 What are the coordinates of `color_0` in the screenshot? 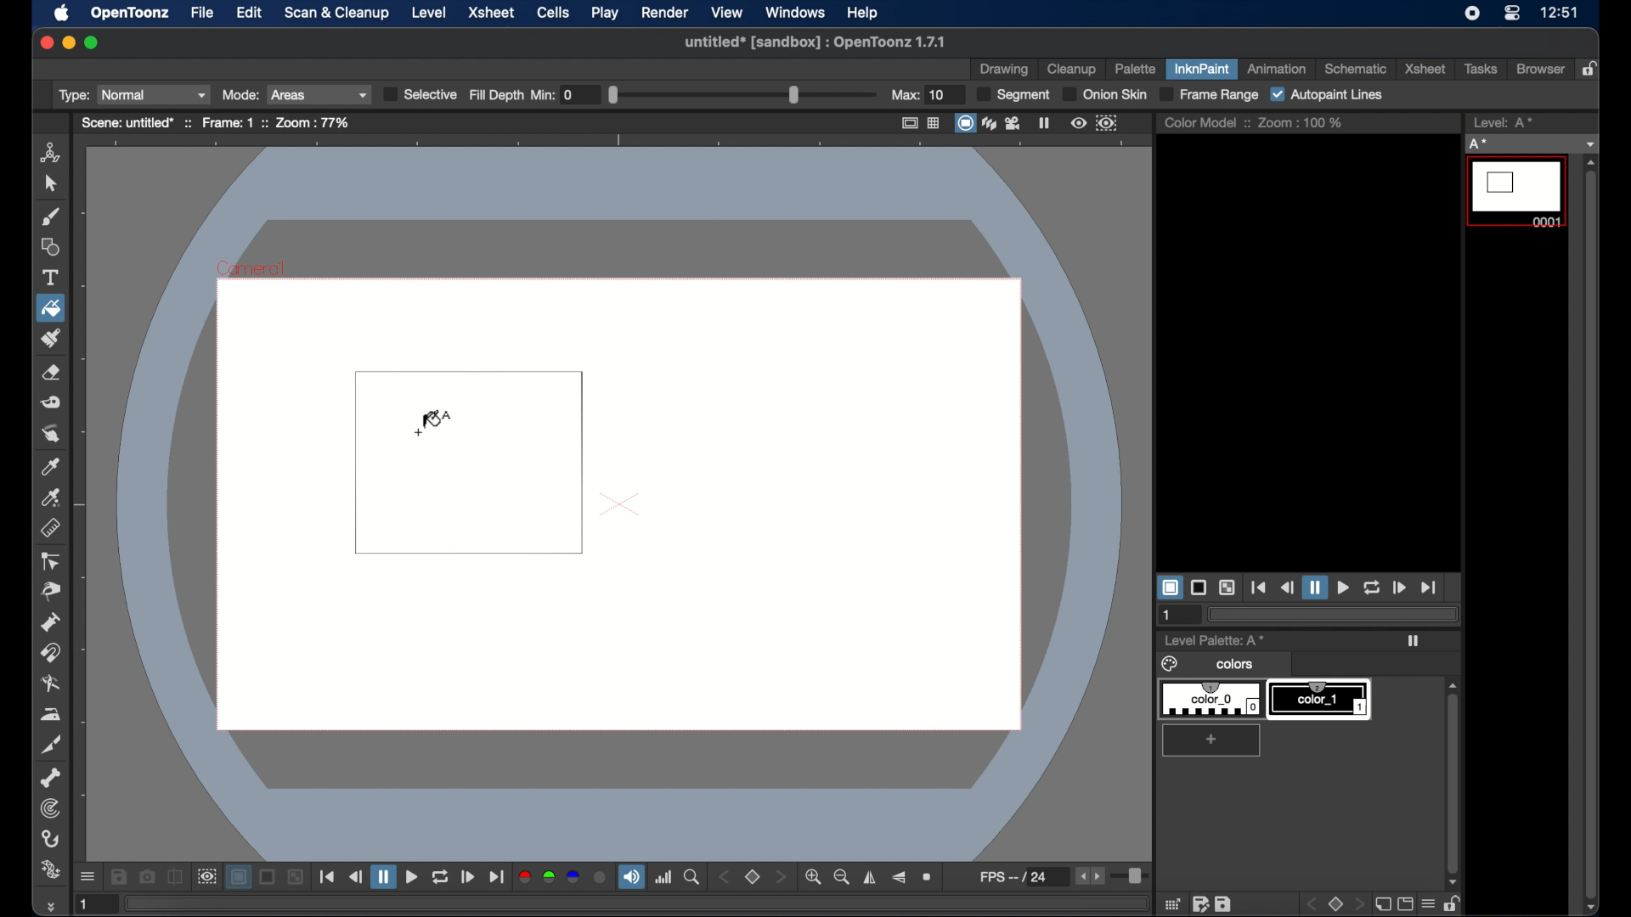 It's located at (1213, 700).